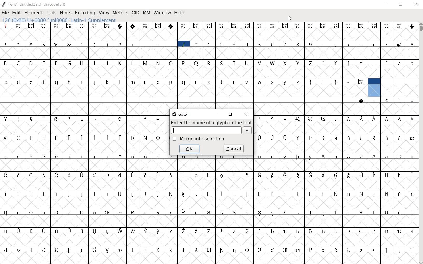  What do you see at coordinates (183, 194) in the screenshot?
I see `Symbol` at bounding box center [183, 194].